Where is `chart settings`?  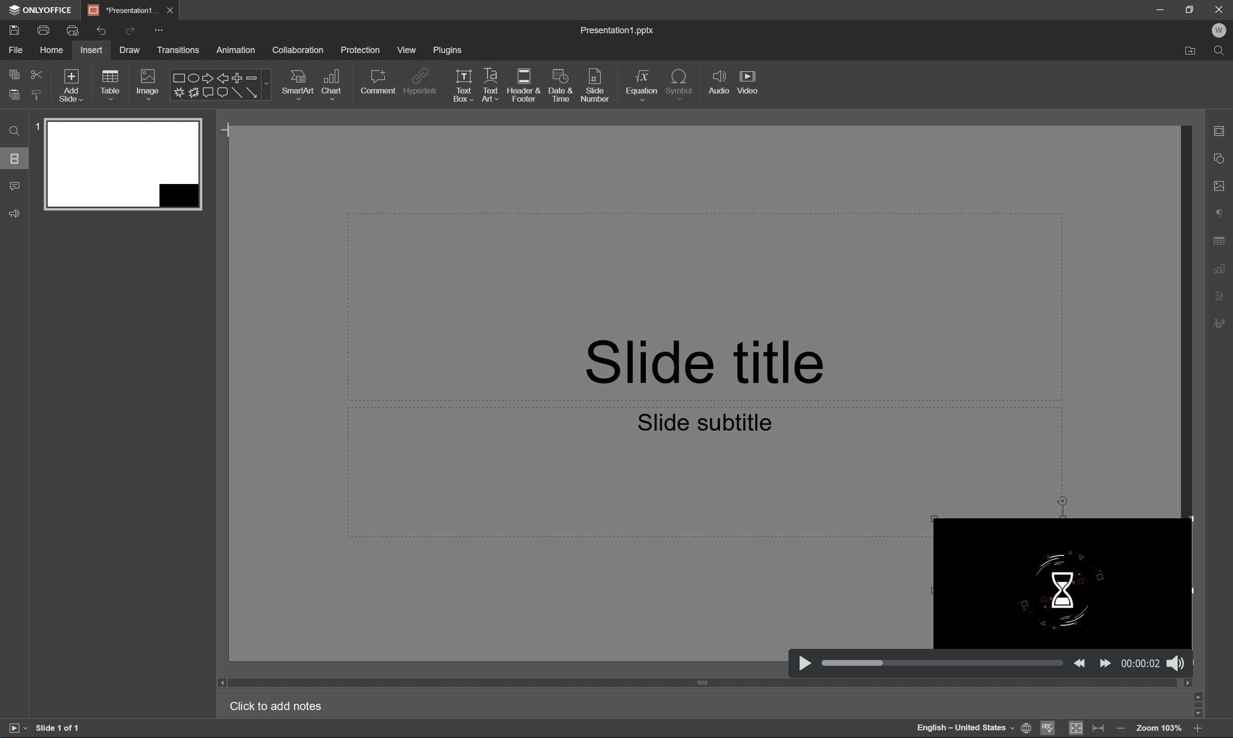 chart settings is located at coordinates (1225, 267).